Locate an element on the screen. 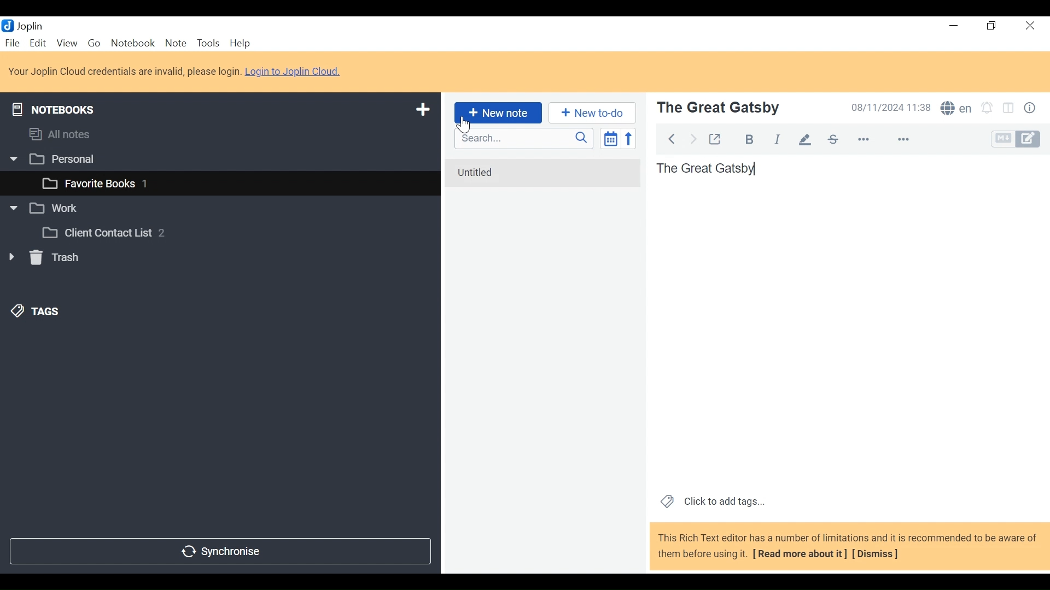  Add new notebook is located at coordinates (423, 111).